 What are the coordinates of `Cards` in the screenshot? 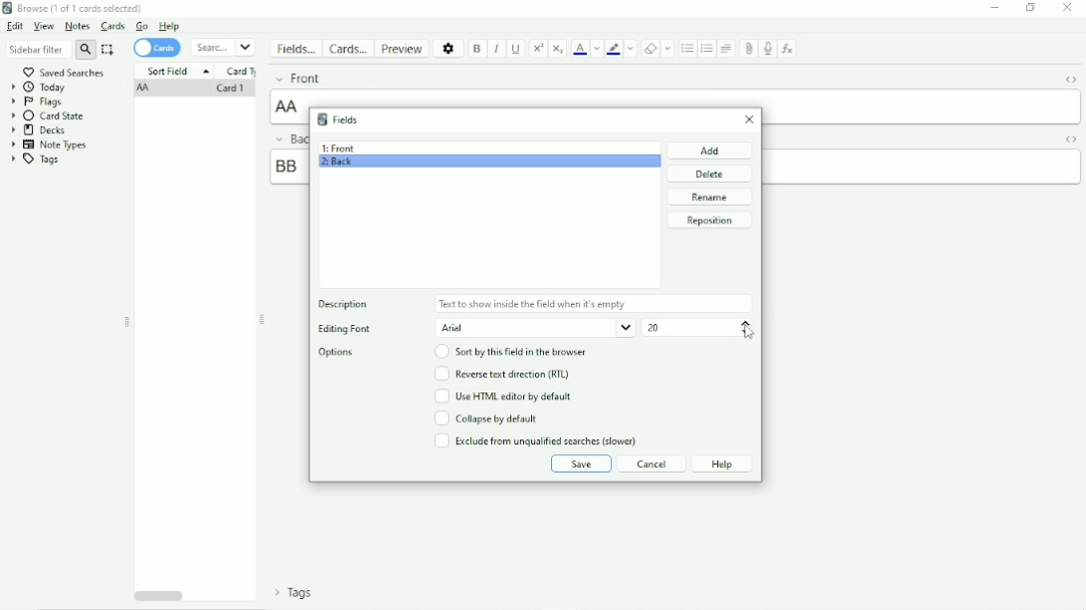 It's located at (347, 48).